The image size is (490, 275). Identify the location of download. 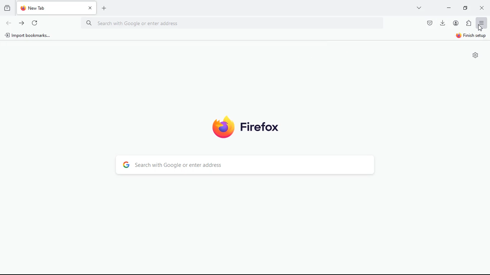
(443, 22).